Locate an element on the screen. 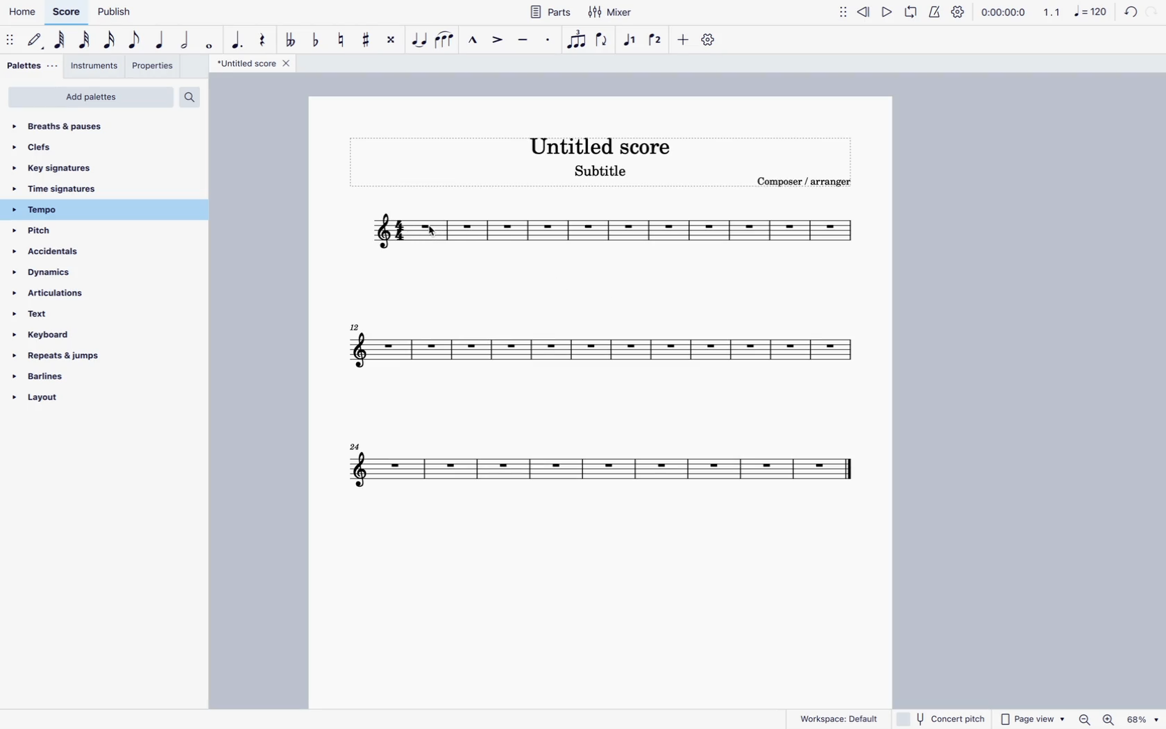 This screenshot has width=1166, height=729.  is located at coordinates (1111, 719).